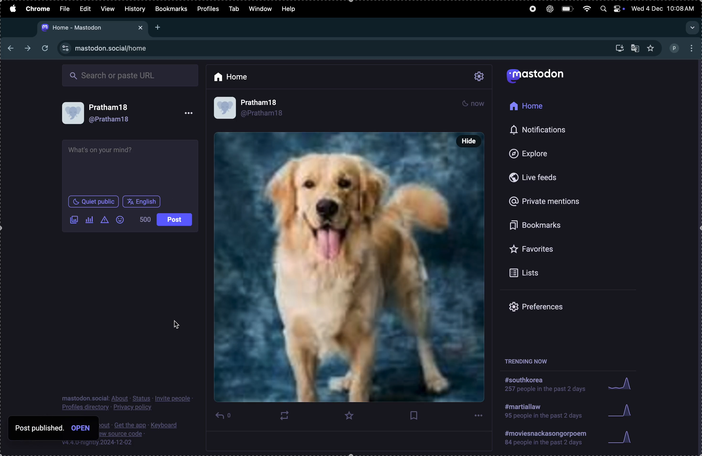  Describe the element at coordinates (664, 9) in the screenshot. I see `date and time` at that location.